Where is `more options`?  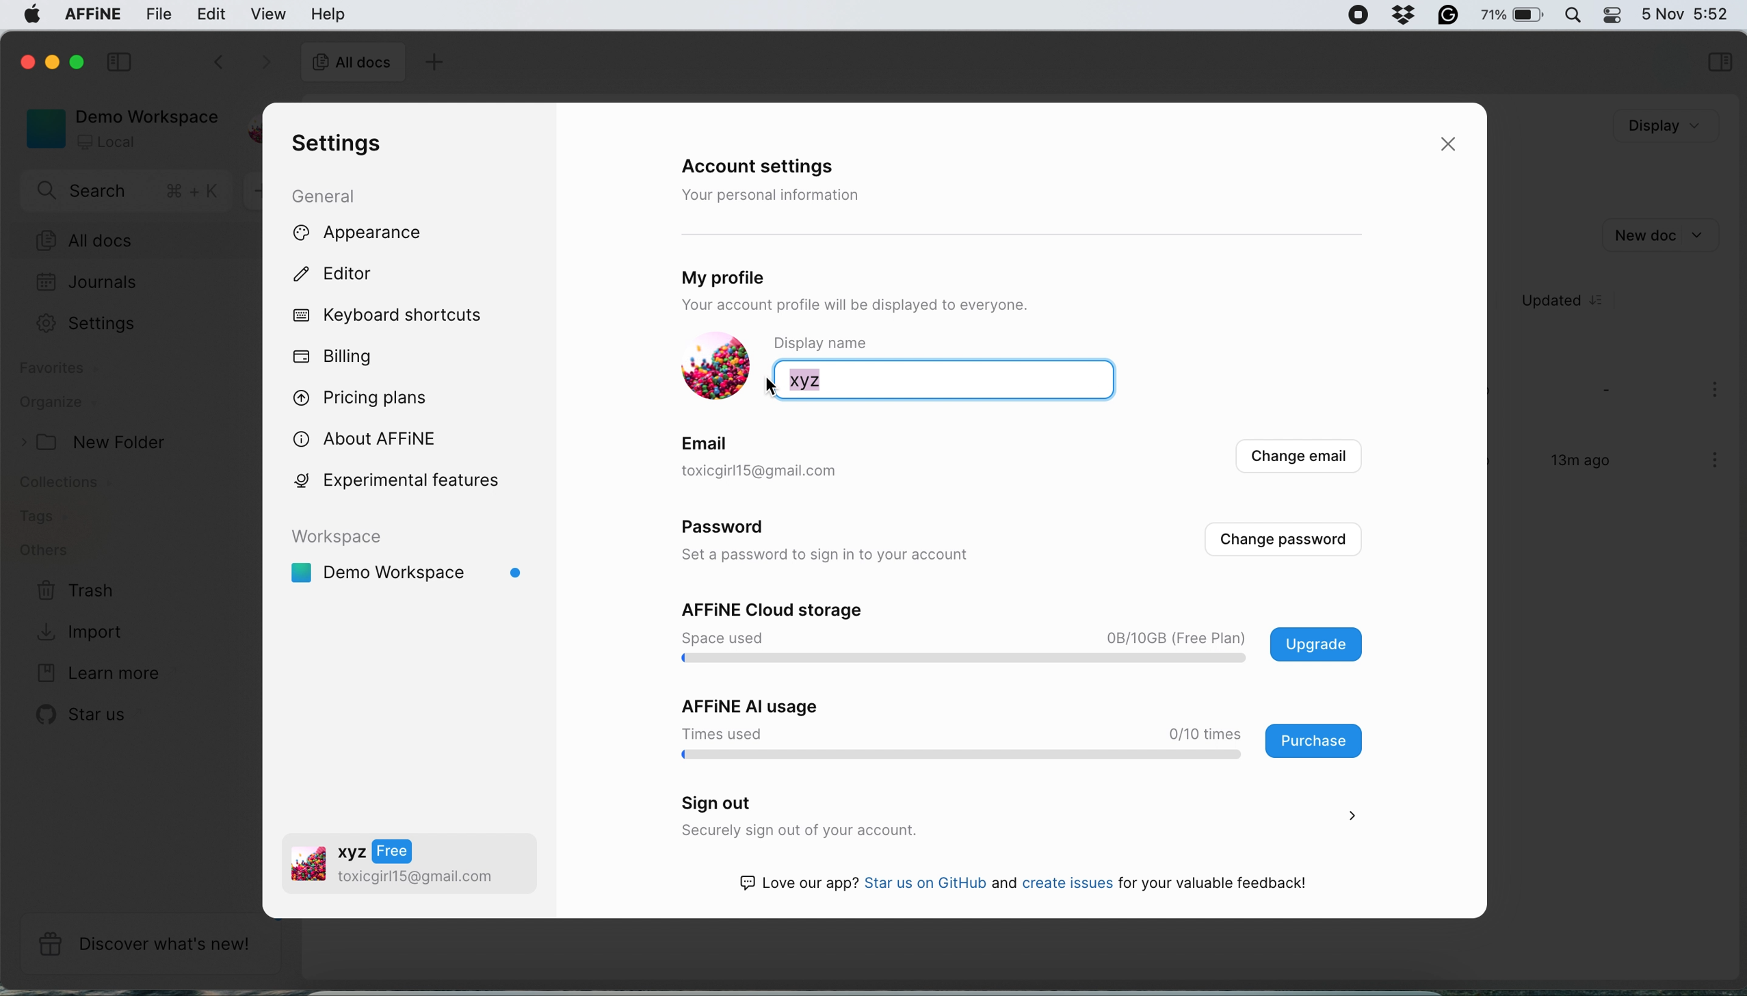 more options is located at coordinates (1718, 391).